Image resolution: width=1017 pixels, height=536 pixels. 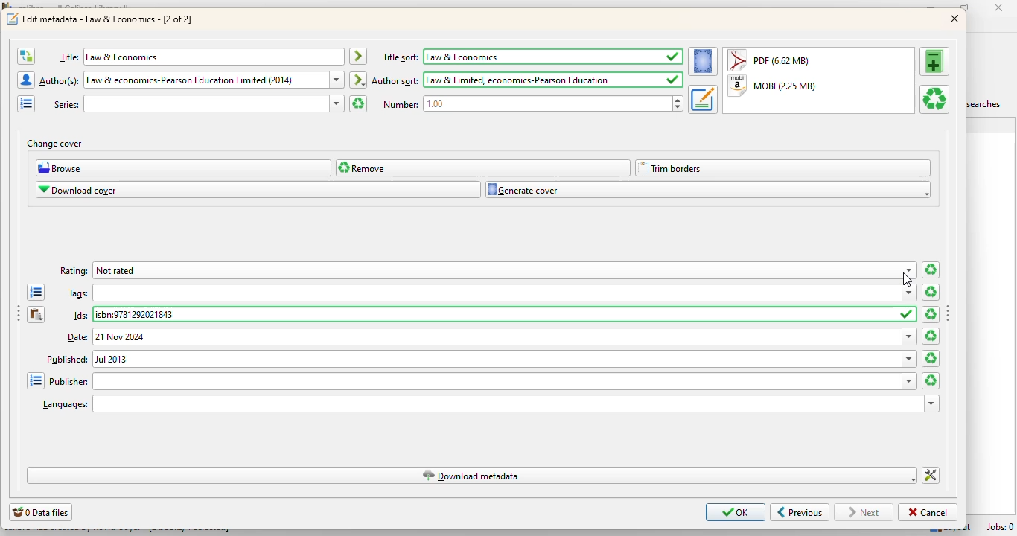 What do you see at coordinates (771, 60) in the screenshot?
I see `PDF (6.62 MB) ` at bounding box center [771, 60].